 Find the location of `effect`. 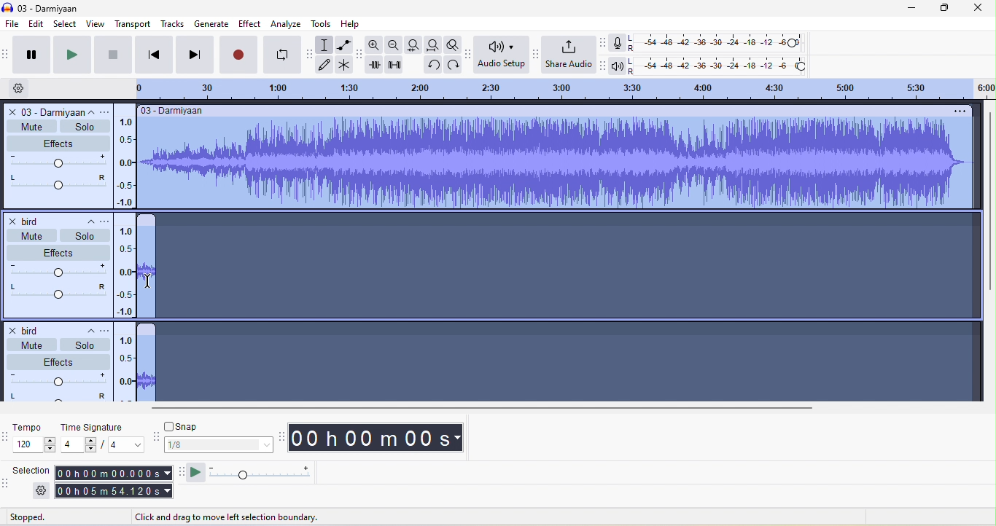

effect is located at coordinates (58, 253).